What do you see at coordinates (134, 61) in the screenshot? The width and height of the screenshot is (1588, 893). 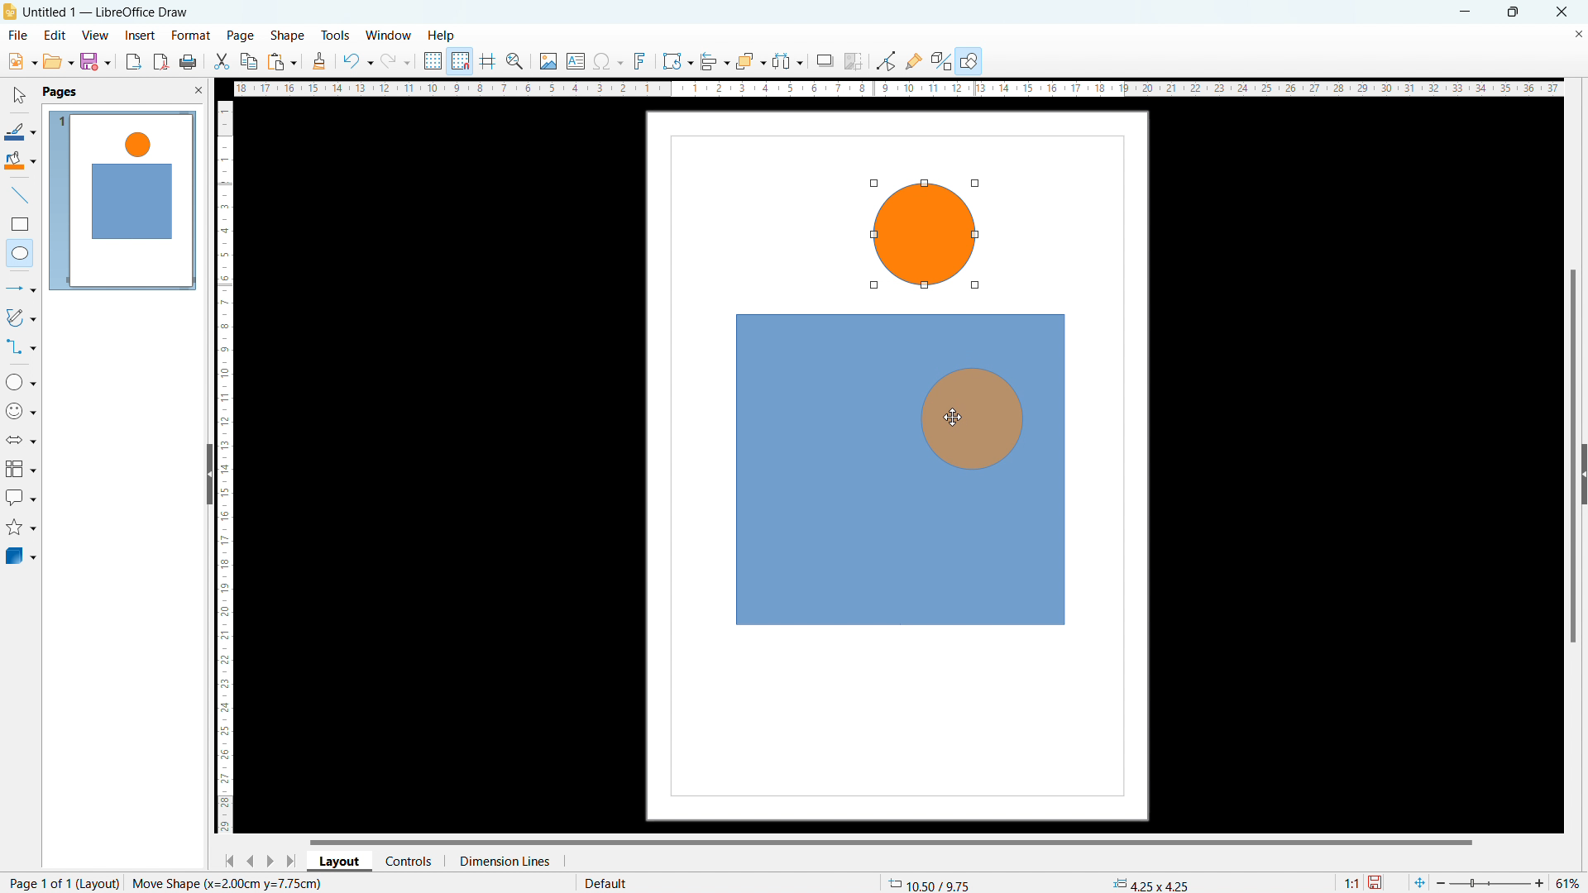 I see `export` at bounding box center [134, 61].